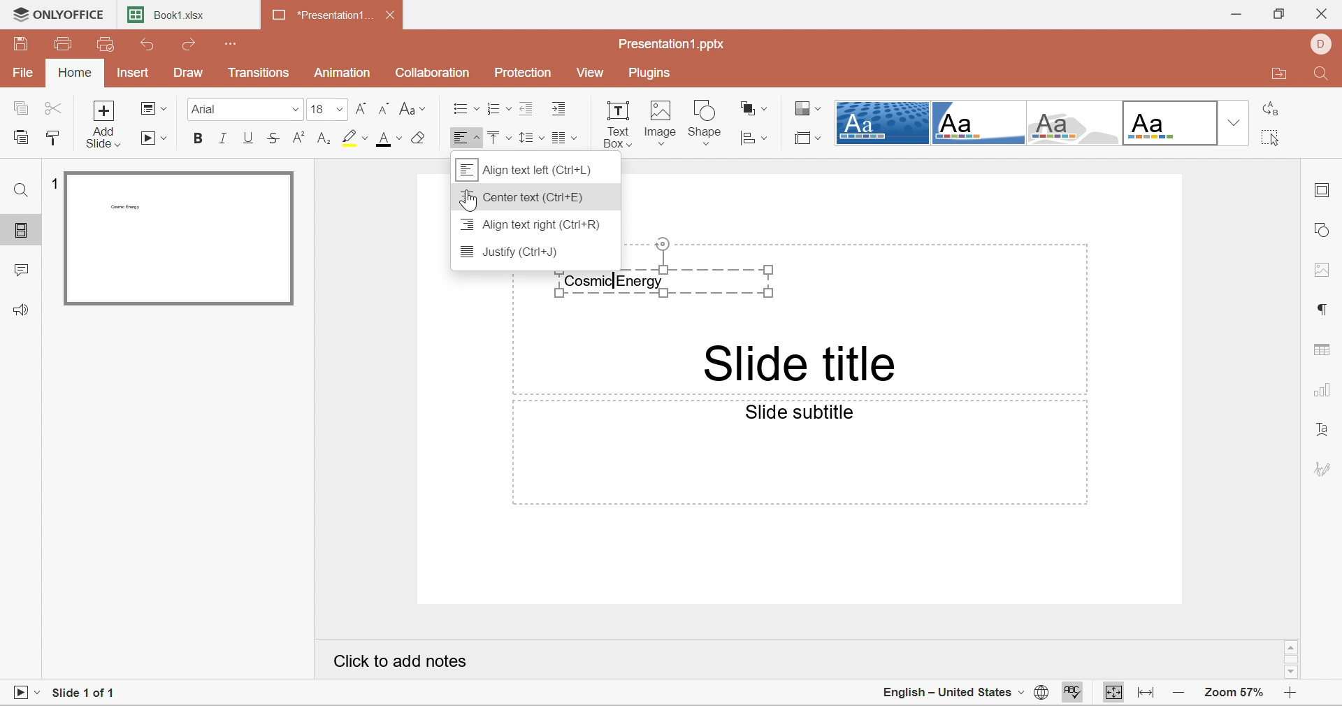 The height and width of the screenshot is (706, 1342). What do you see at coordinates (756, 138) in the screenshot?
I see `Align shape` at bounding box center [756, 138].